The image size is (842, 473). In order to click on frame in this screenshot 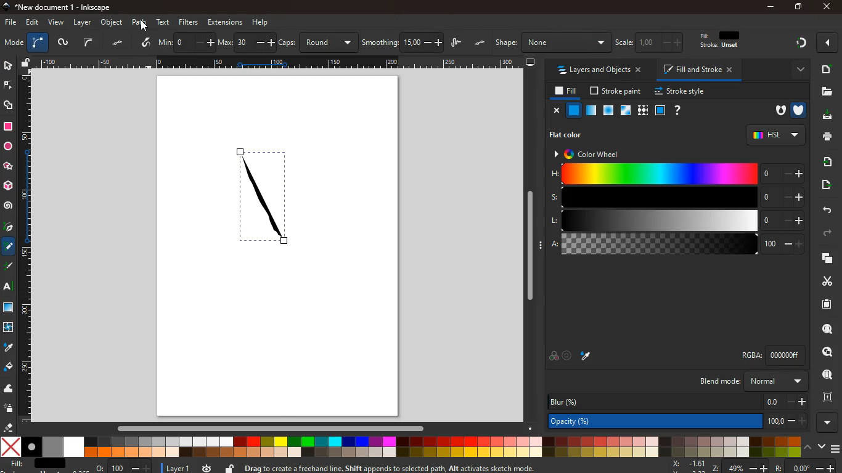, I will do `click(828, 352)`.